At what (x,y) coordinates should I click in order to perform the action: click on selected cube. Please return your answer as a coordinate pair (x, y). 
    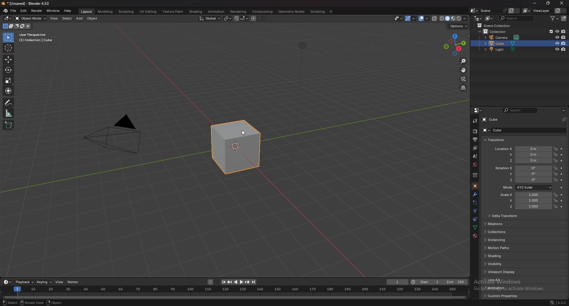
    Looking at the image, I should click on (236, 147).